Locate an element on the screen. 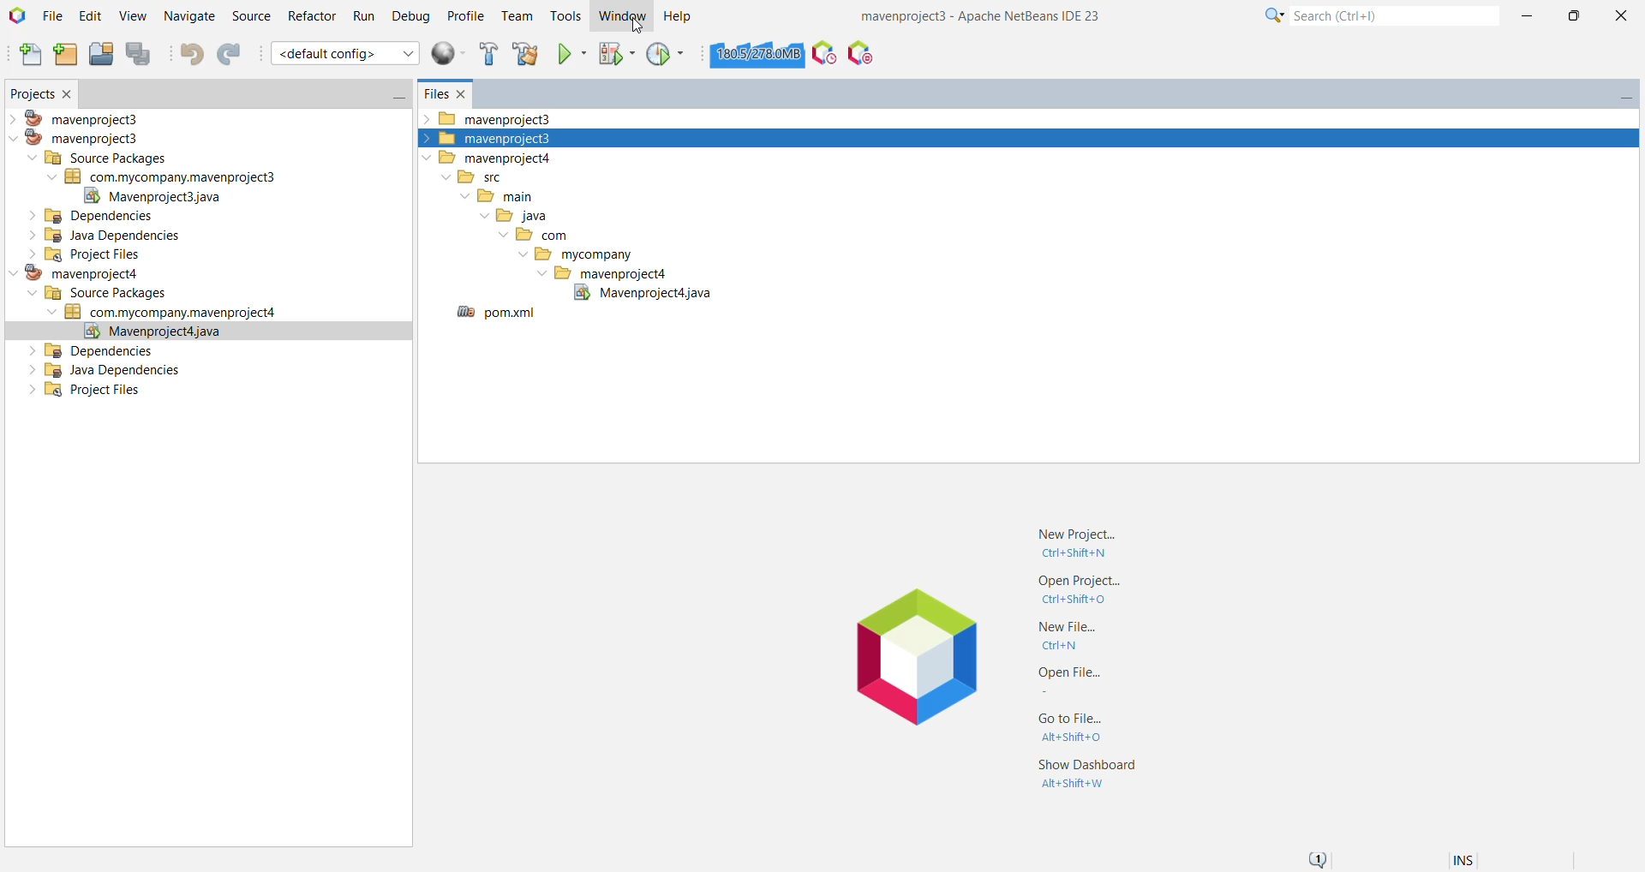  New File is located at coordinates (1070, 636).